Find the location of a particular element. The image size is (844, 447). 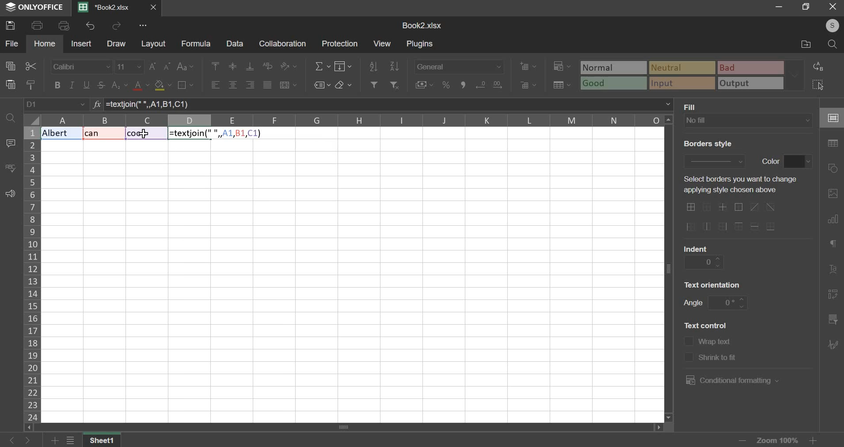

text art is located at coordinates (833, 272).